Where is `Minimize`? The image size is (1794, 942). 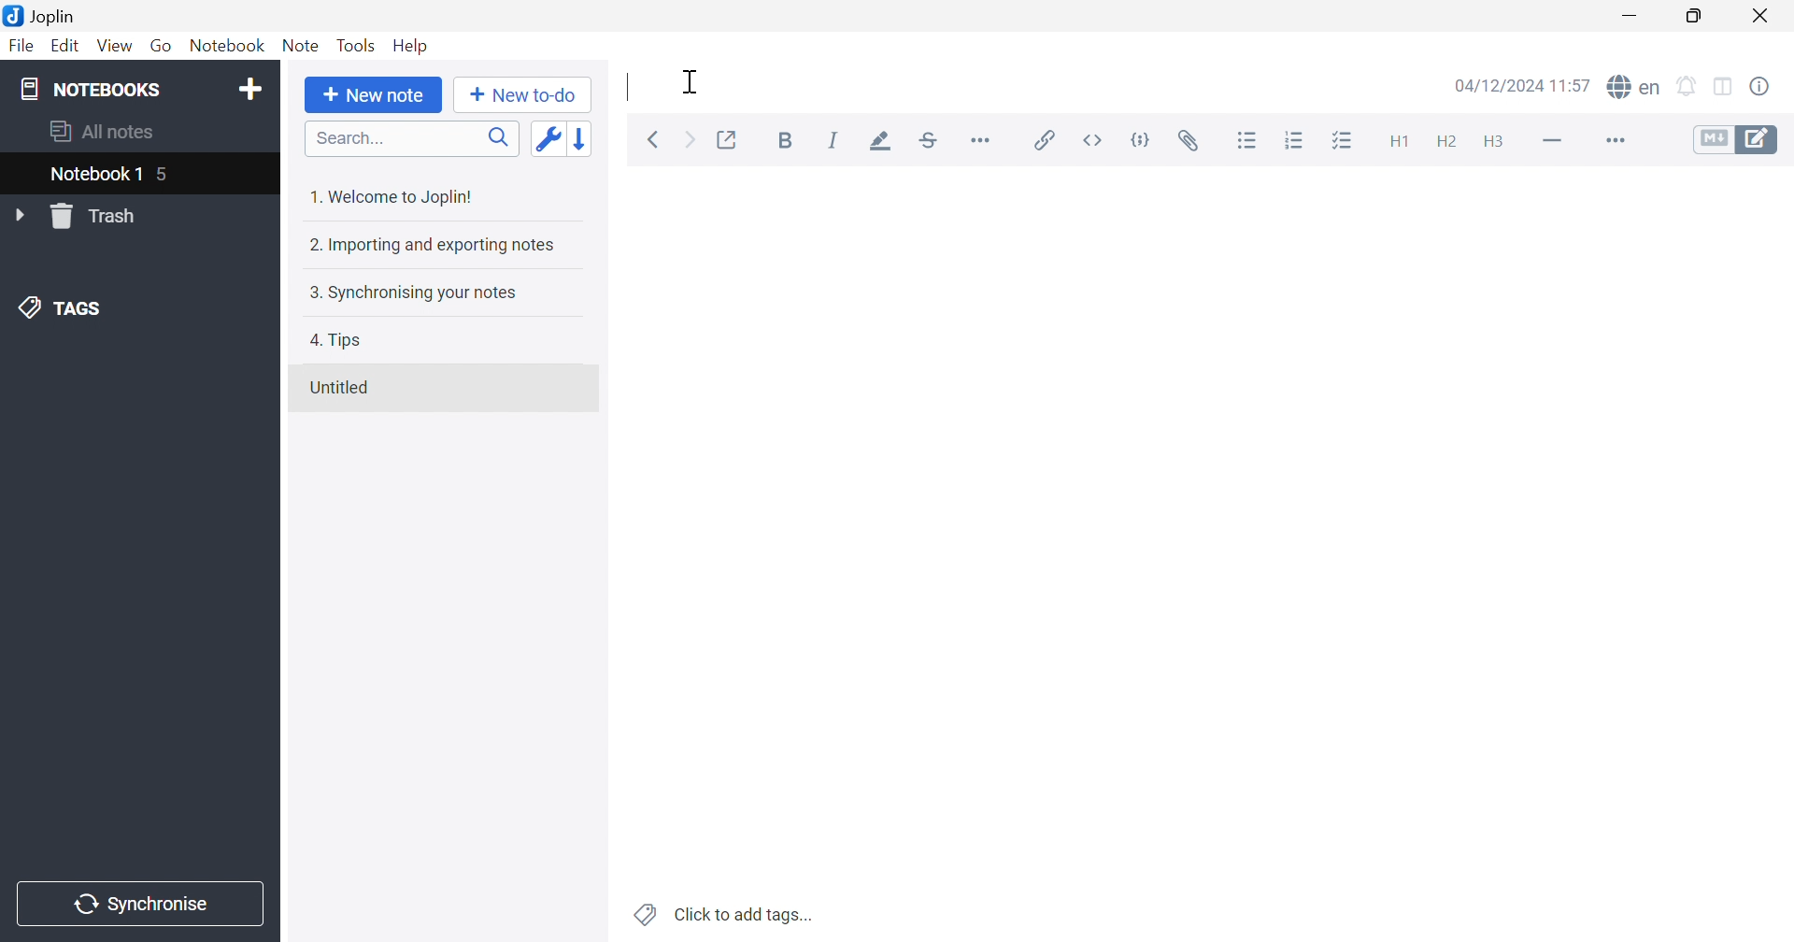 Minimize is located at coordinates (1630, 15).